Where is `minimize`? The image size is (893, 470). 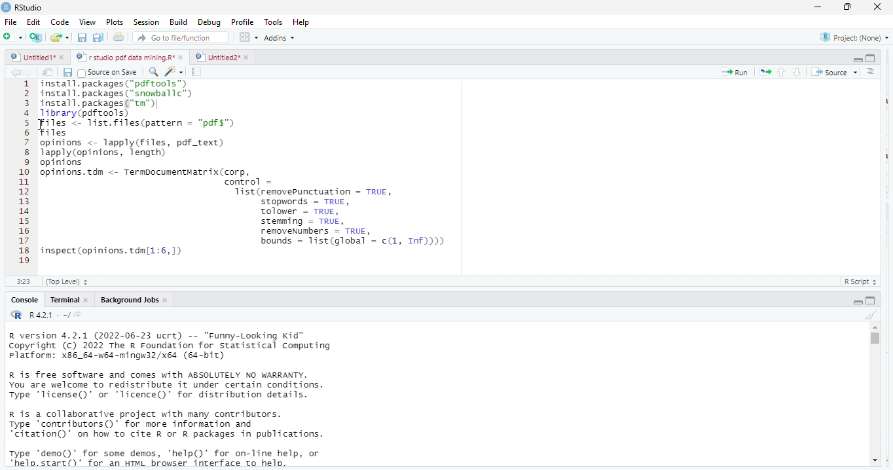
minimize is located at coordinates (818, 7).